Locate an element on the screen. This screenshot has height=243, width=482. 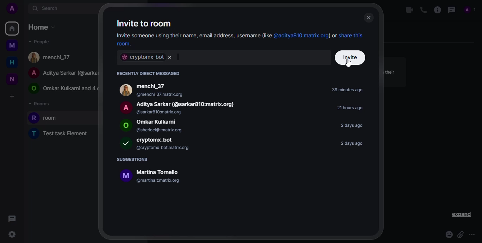
emoji is located at coordinates (449, 234).